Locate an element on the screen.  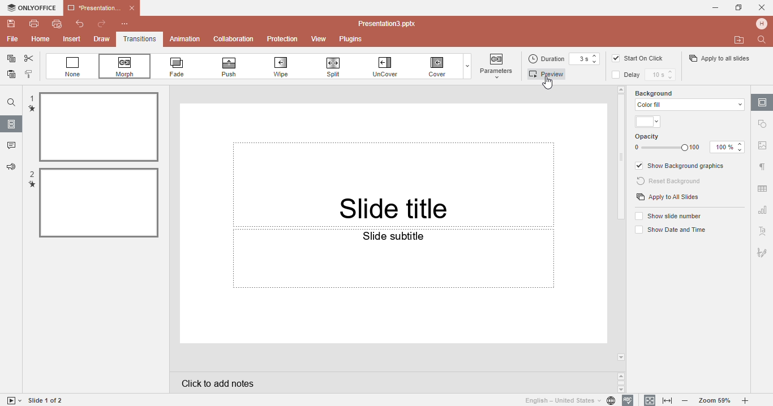
Copy is located at coordinates (9, 59).